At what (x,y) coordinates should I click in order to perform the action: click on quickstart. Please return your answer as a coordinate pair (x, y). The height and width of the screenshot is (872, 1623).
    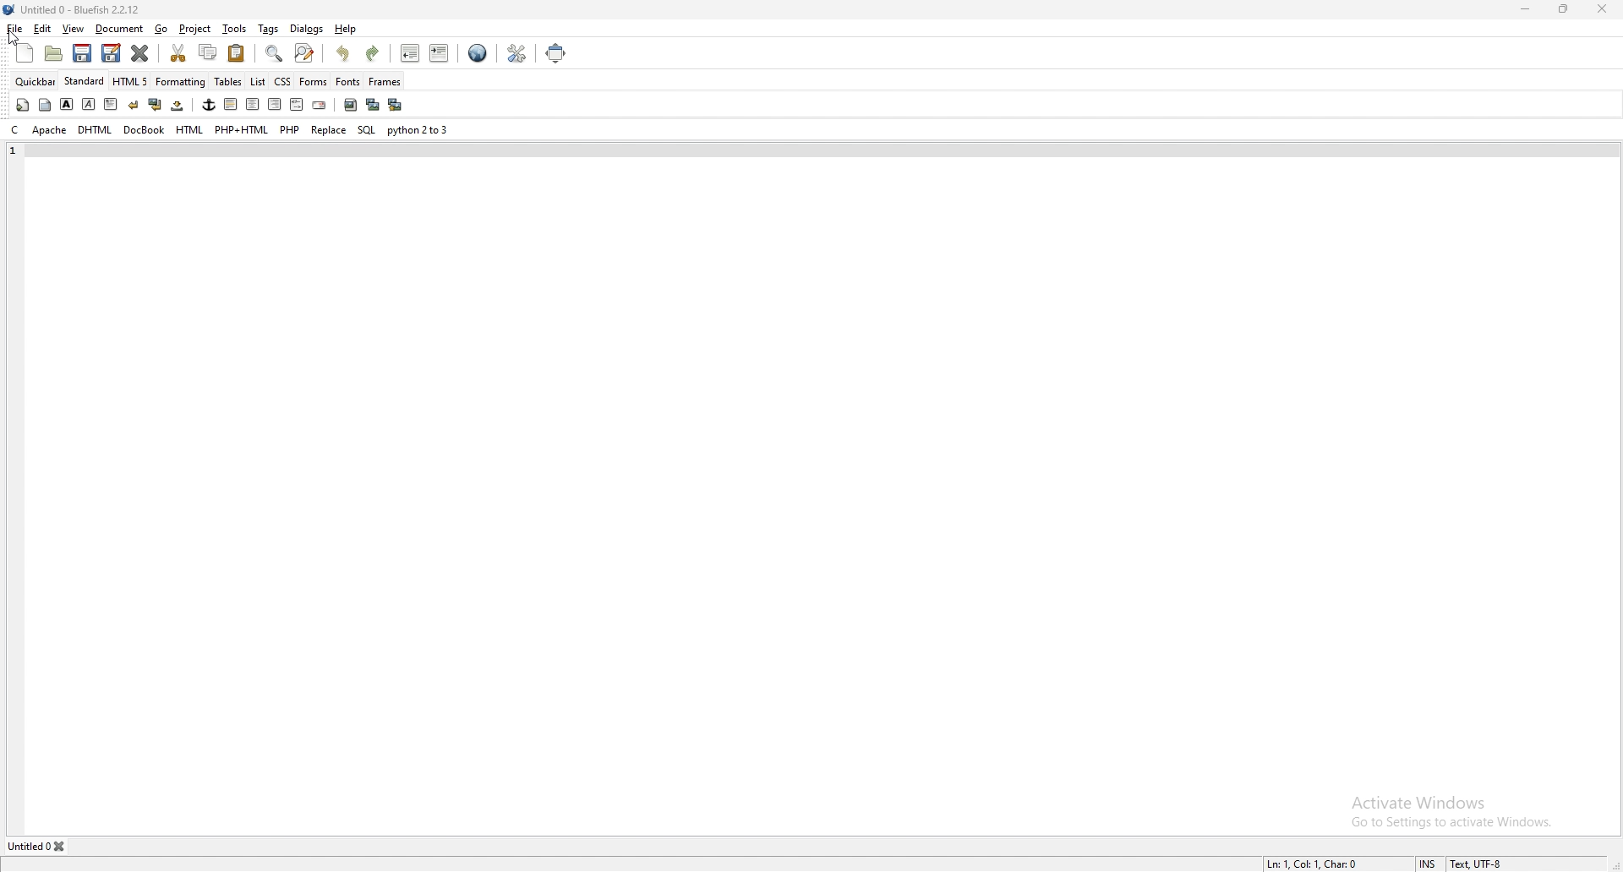
    Looking at the image, I should click on (22, 105).